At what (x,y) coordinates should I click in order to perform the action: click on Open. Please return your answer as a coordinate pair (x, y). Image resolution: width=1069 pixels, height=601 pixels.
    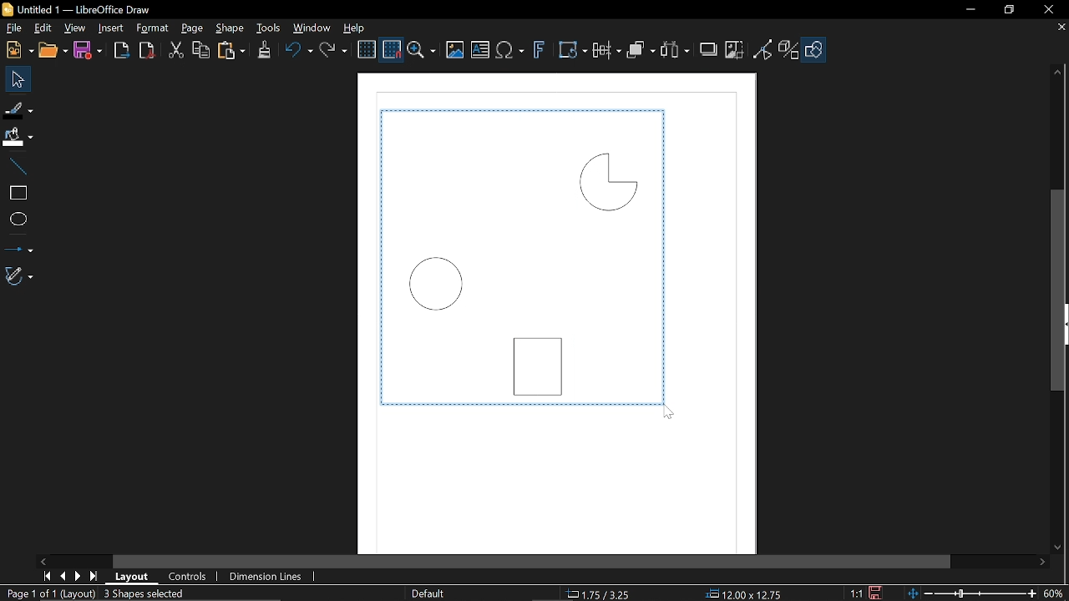
    Looking at the image, I should click on (52, 51).